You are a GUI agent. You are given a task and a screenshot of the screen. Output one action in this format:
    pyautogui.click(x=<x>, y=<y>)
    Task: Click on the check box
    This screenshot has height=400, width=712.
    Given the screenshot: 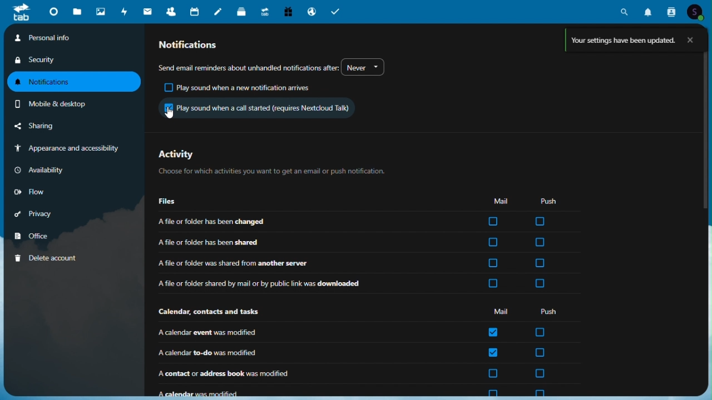 What is the action you would take?
    pyautogui.click(x=493, y=373)
    